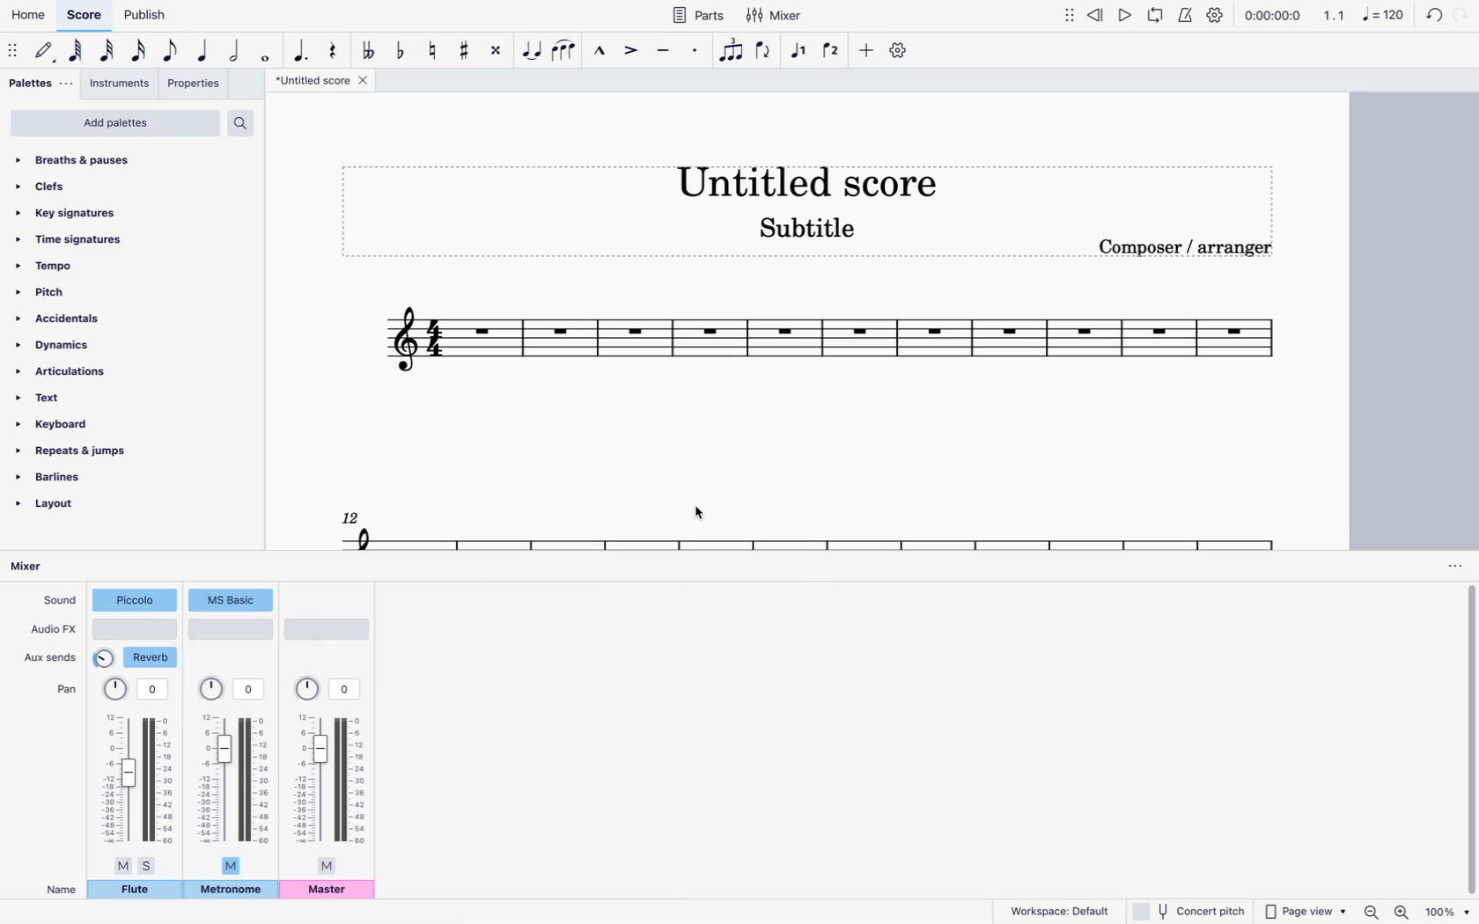  What do you see at coordinates (301, 48) in the screenshot?
I see `augmentation dot` at bounding box center [301, 48].